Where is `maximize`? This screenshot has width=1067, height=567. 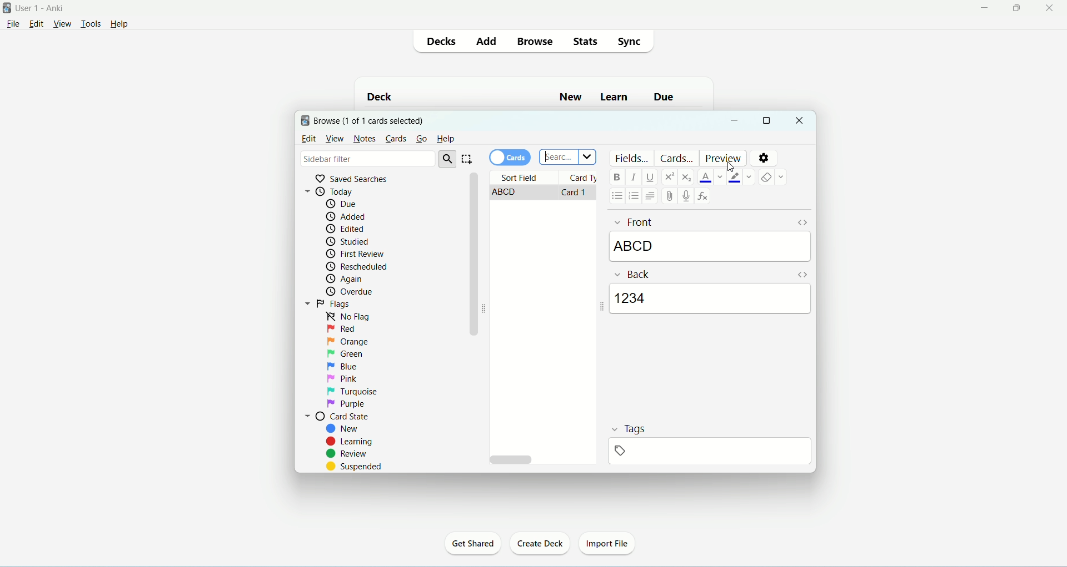 maximize is located at coordinates (766, 121).